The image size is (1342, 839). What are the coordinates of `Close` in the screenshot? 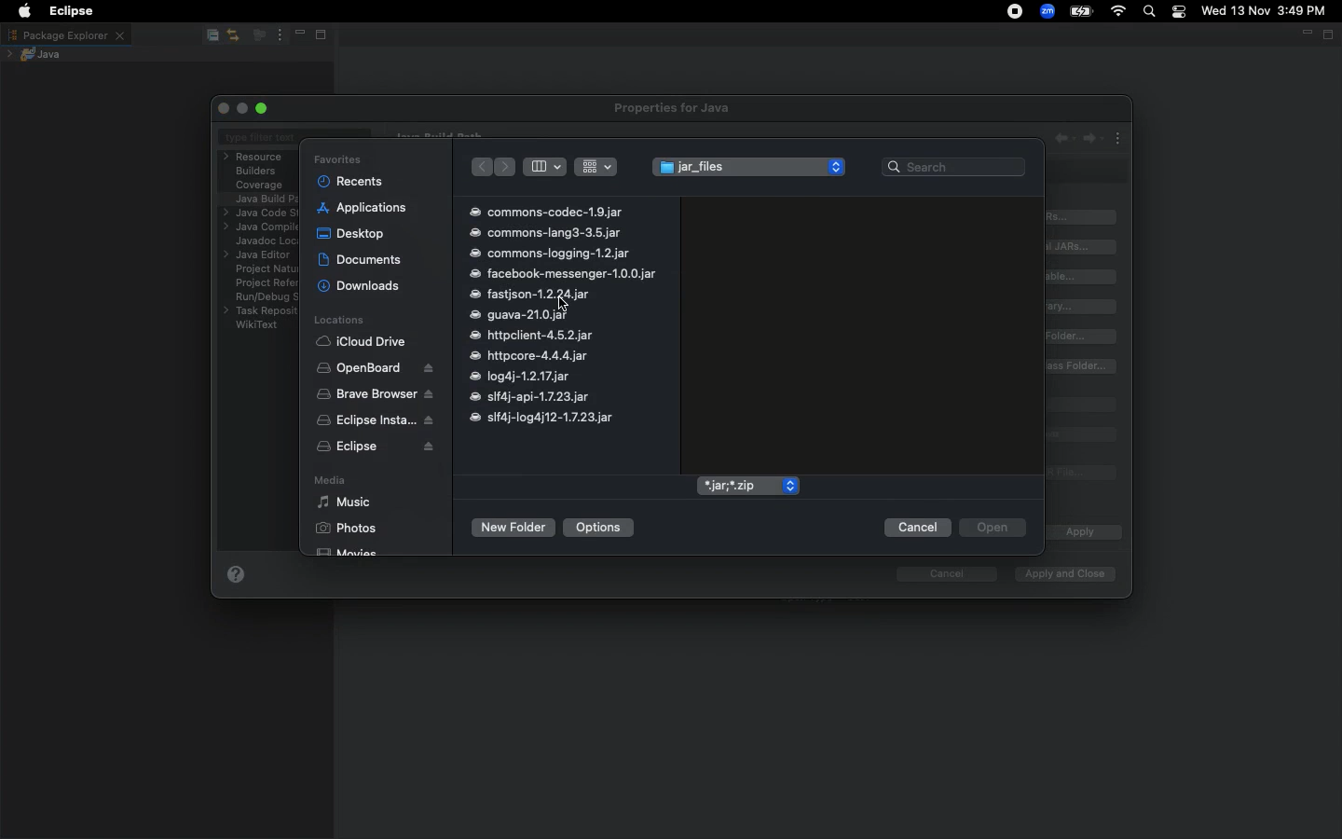 It's located at (226, 108).